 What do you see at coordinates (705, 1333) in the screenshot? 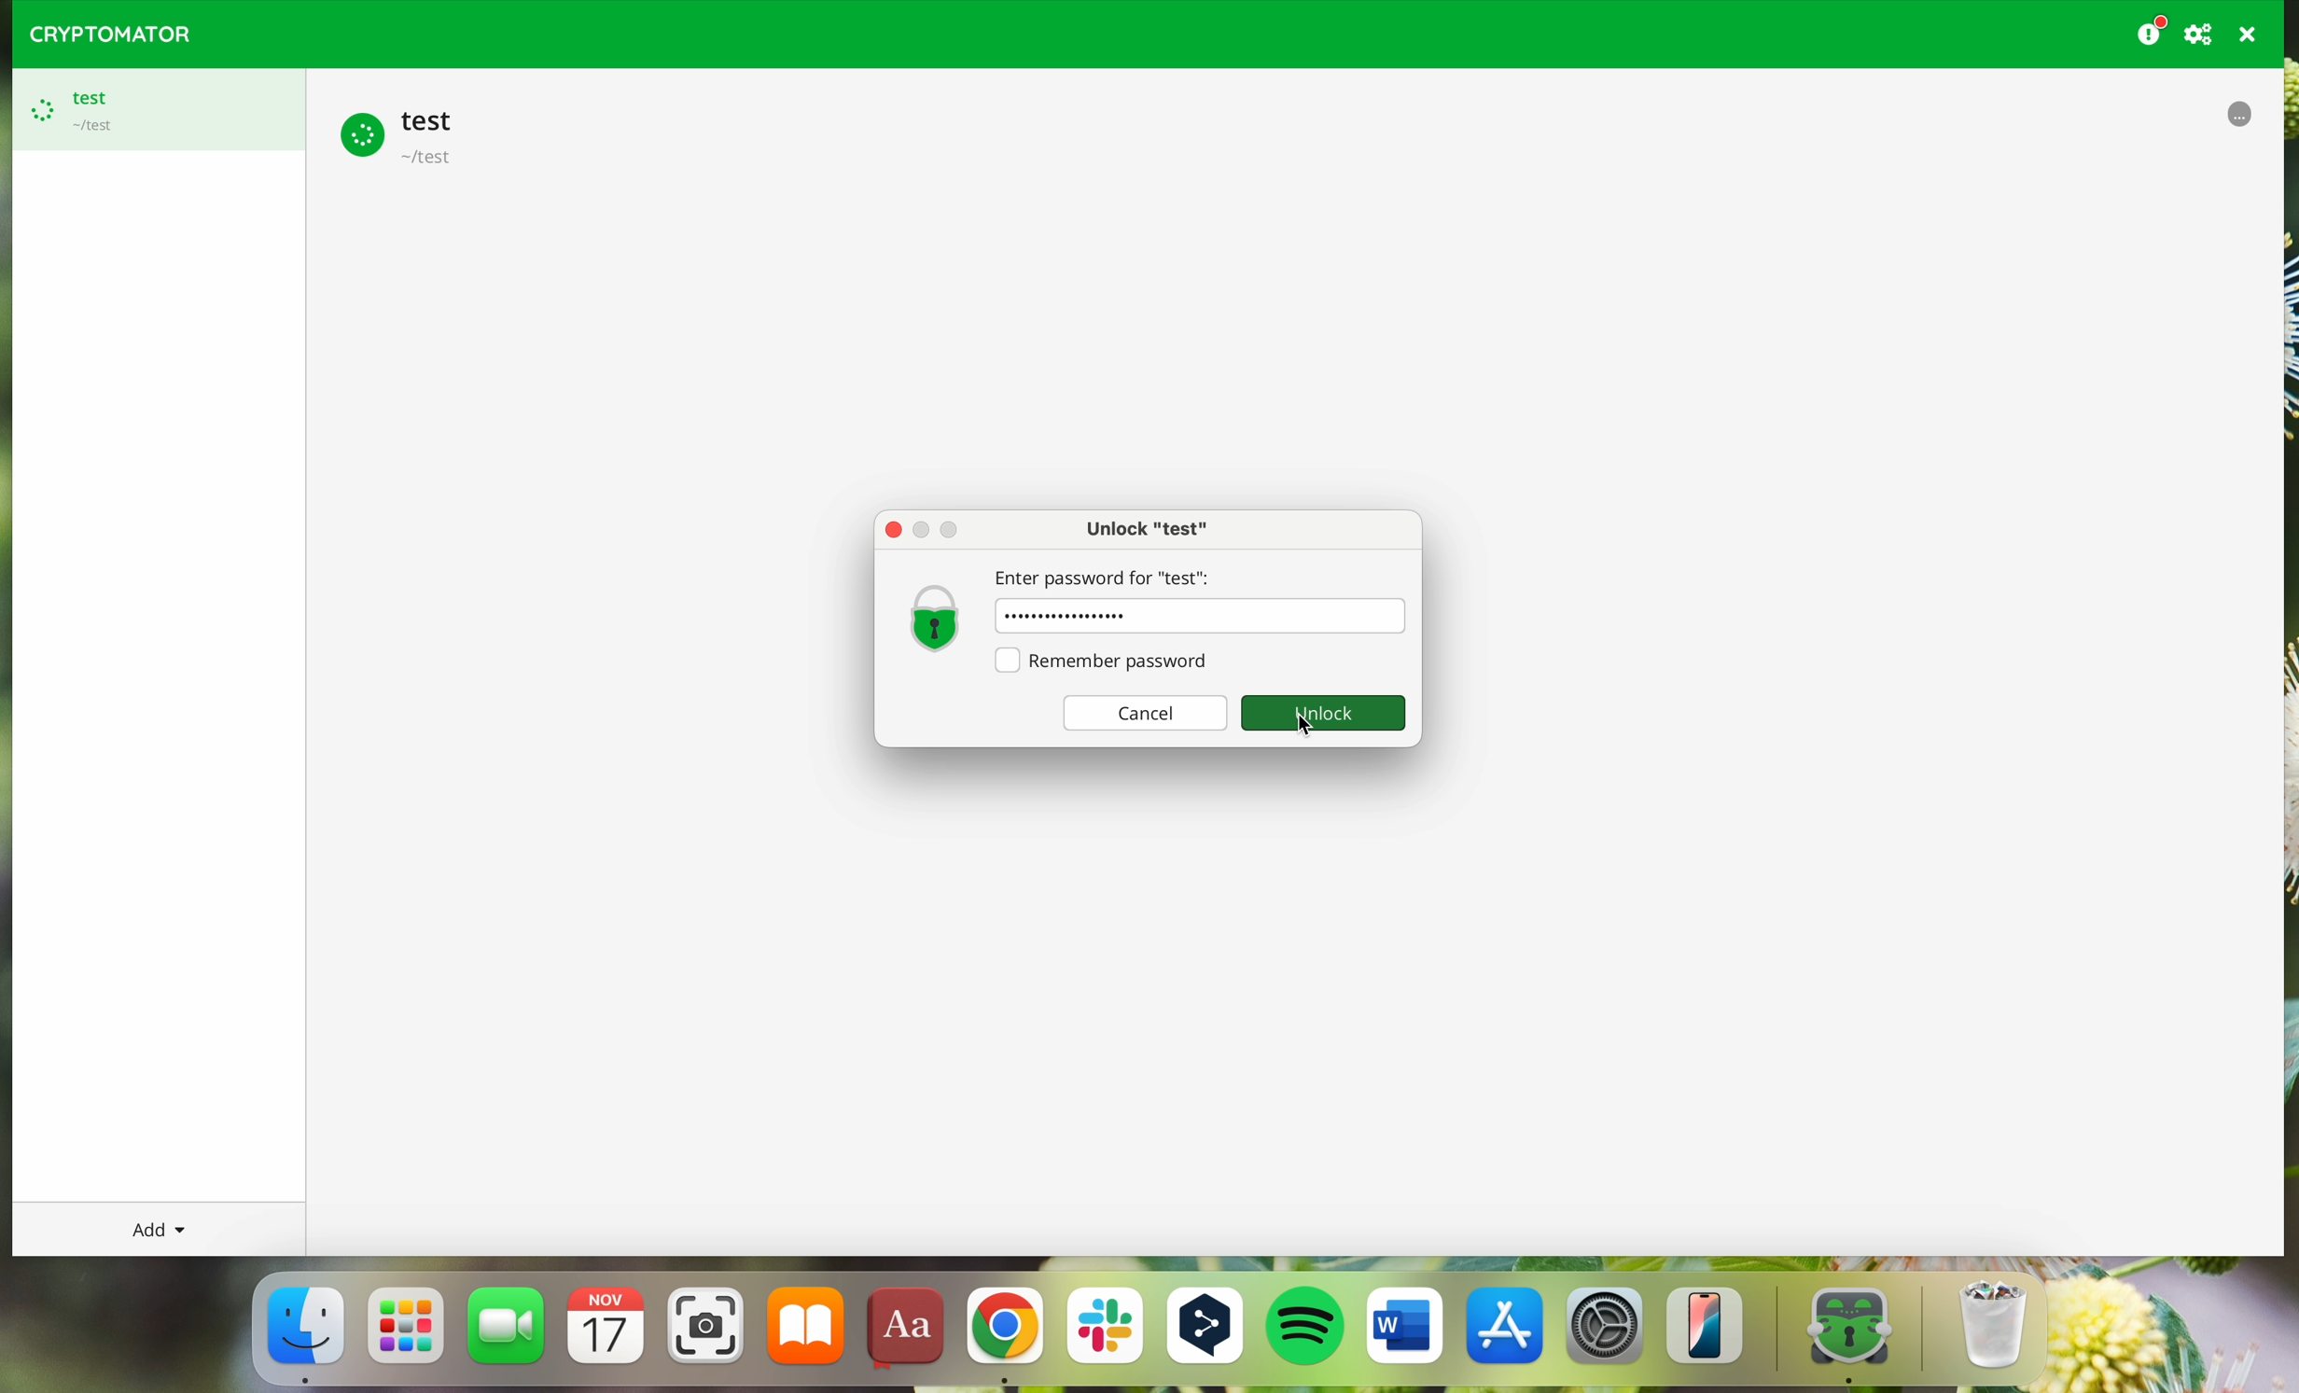
I see `screenshot` at bounding box center [705, 1333].